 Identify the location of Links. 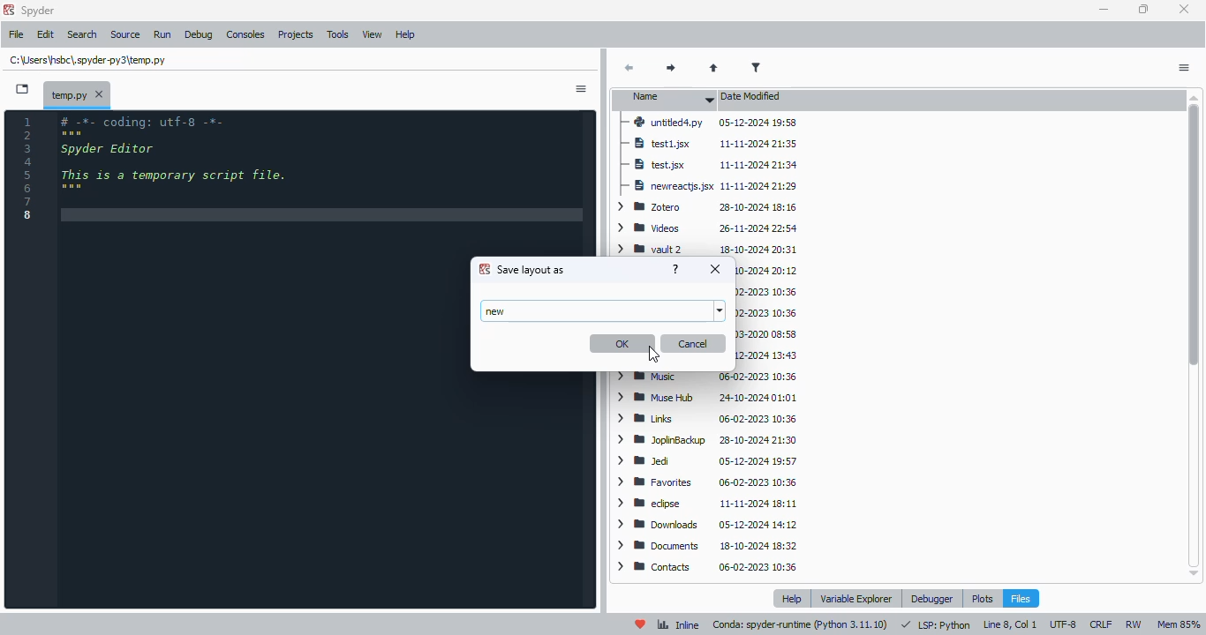
(711, 419).